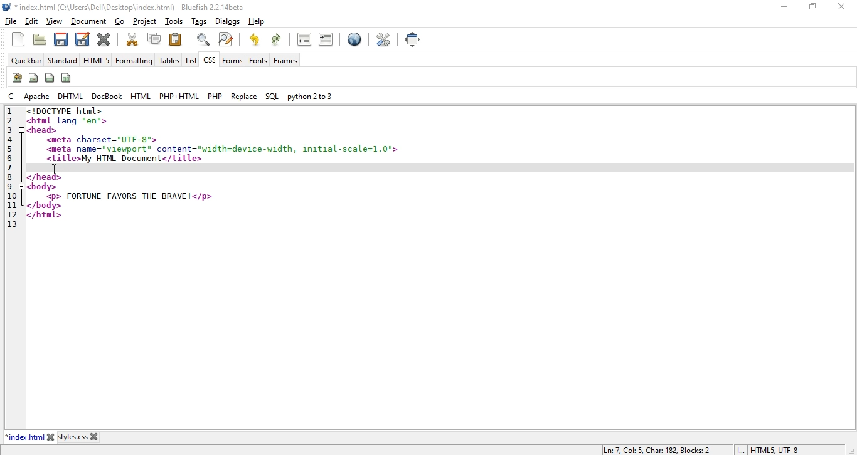  I want to click on pache, so click(37, 96).